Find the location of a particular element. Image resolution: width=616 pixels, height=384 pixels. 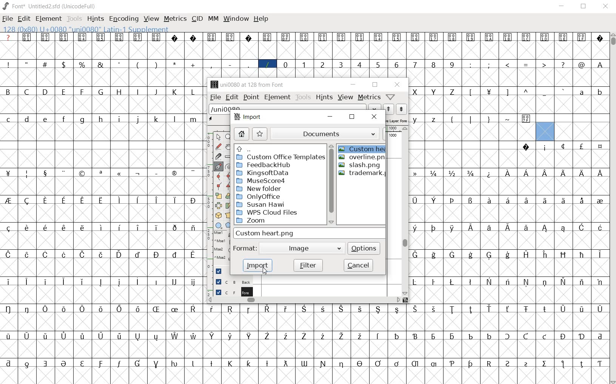

glyph is located at coordinates (101, 119).